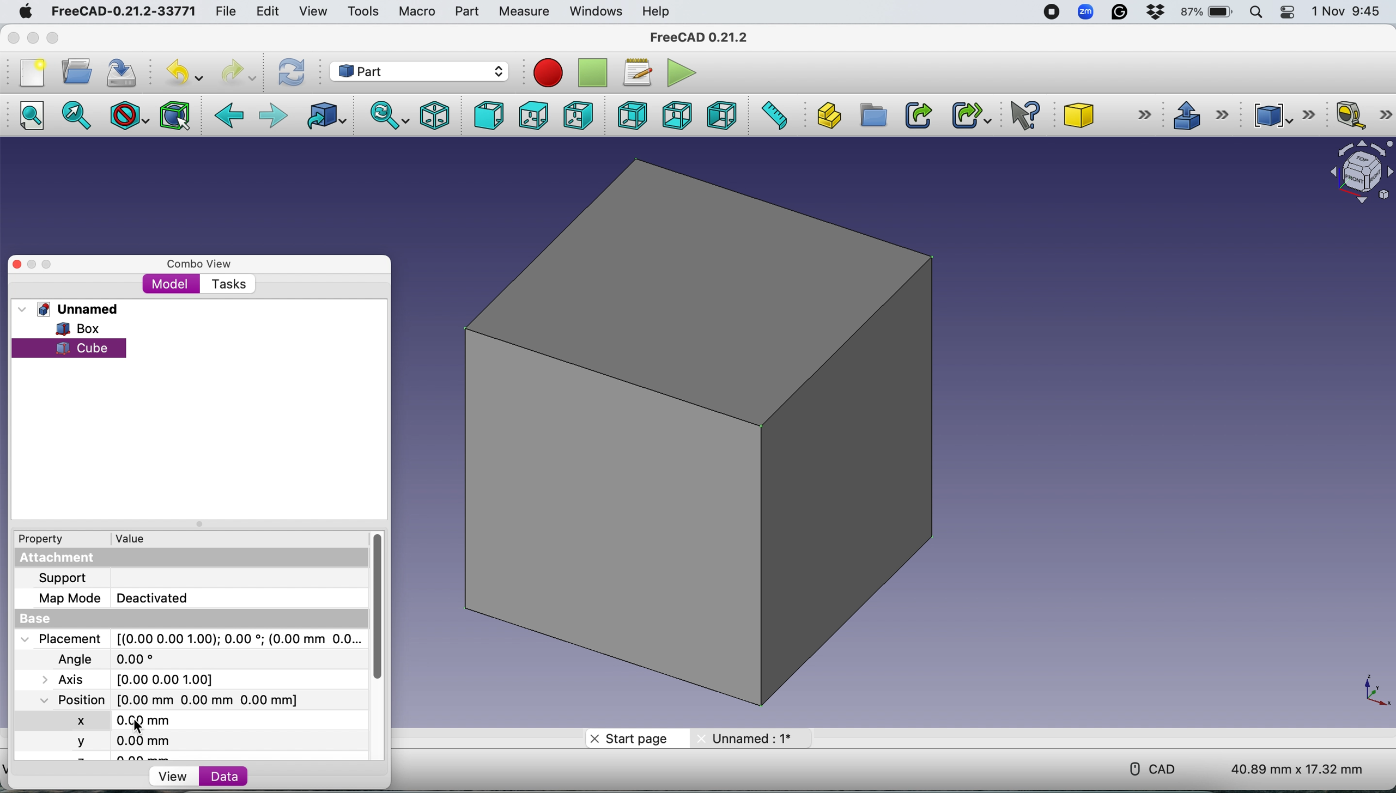  I want to click on Attachment, so click(60, 559).